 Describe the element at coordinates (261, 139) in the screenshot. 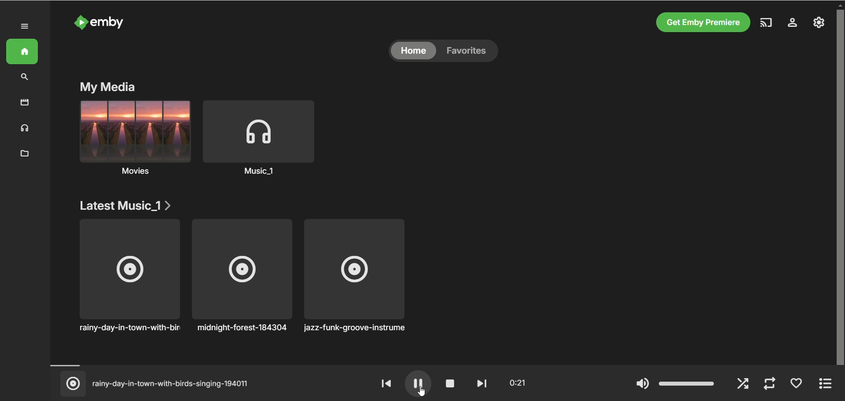

I see `music` at that location.